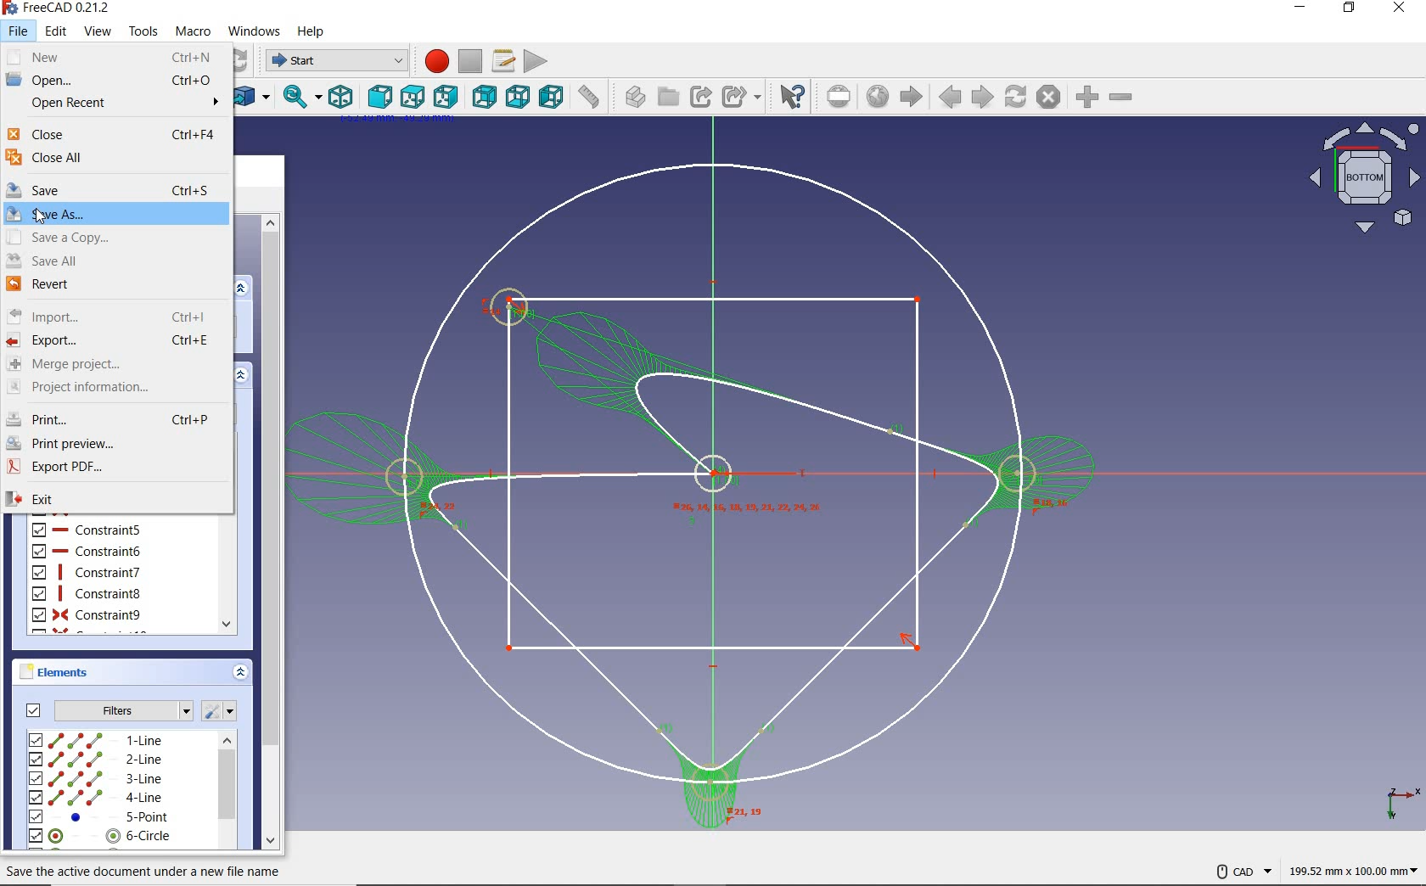 Image resolution: width=1426 pixels, height=886 pixels. Describe the element at coordinates (242, 373) in the screenshot. I see `expand` at that location.